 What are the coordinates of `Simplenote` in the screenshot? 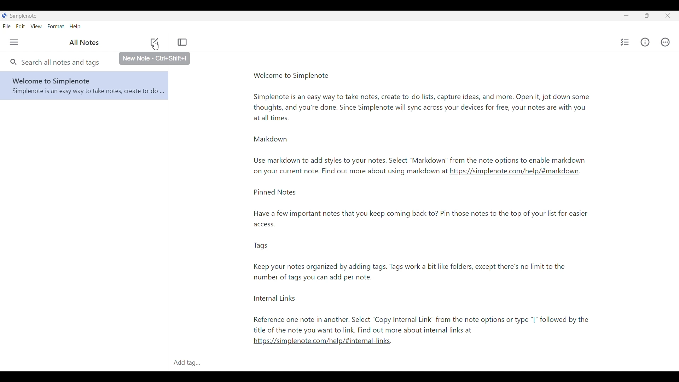 It's located at (22, 16).